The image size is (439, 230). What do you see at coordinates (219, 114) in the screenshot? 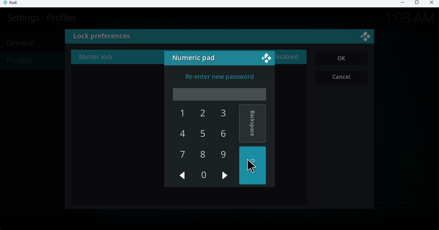
I see `3` at bounding box center [219, 114].